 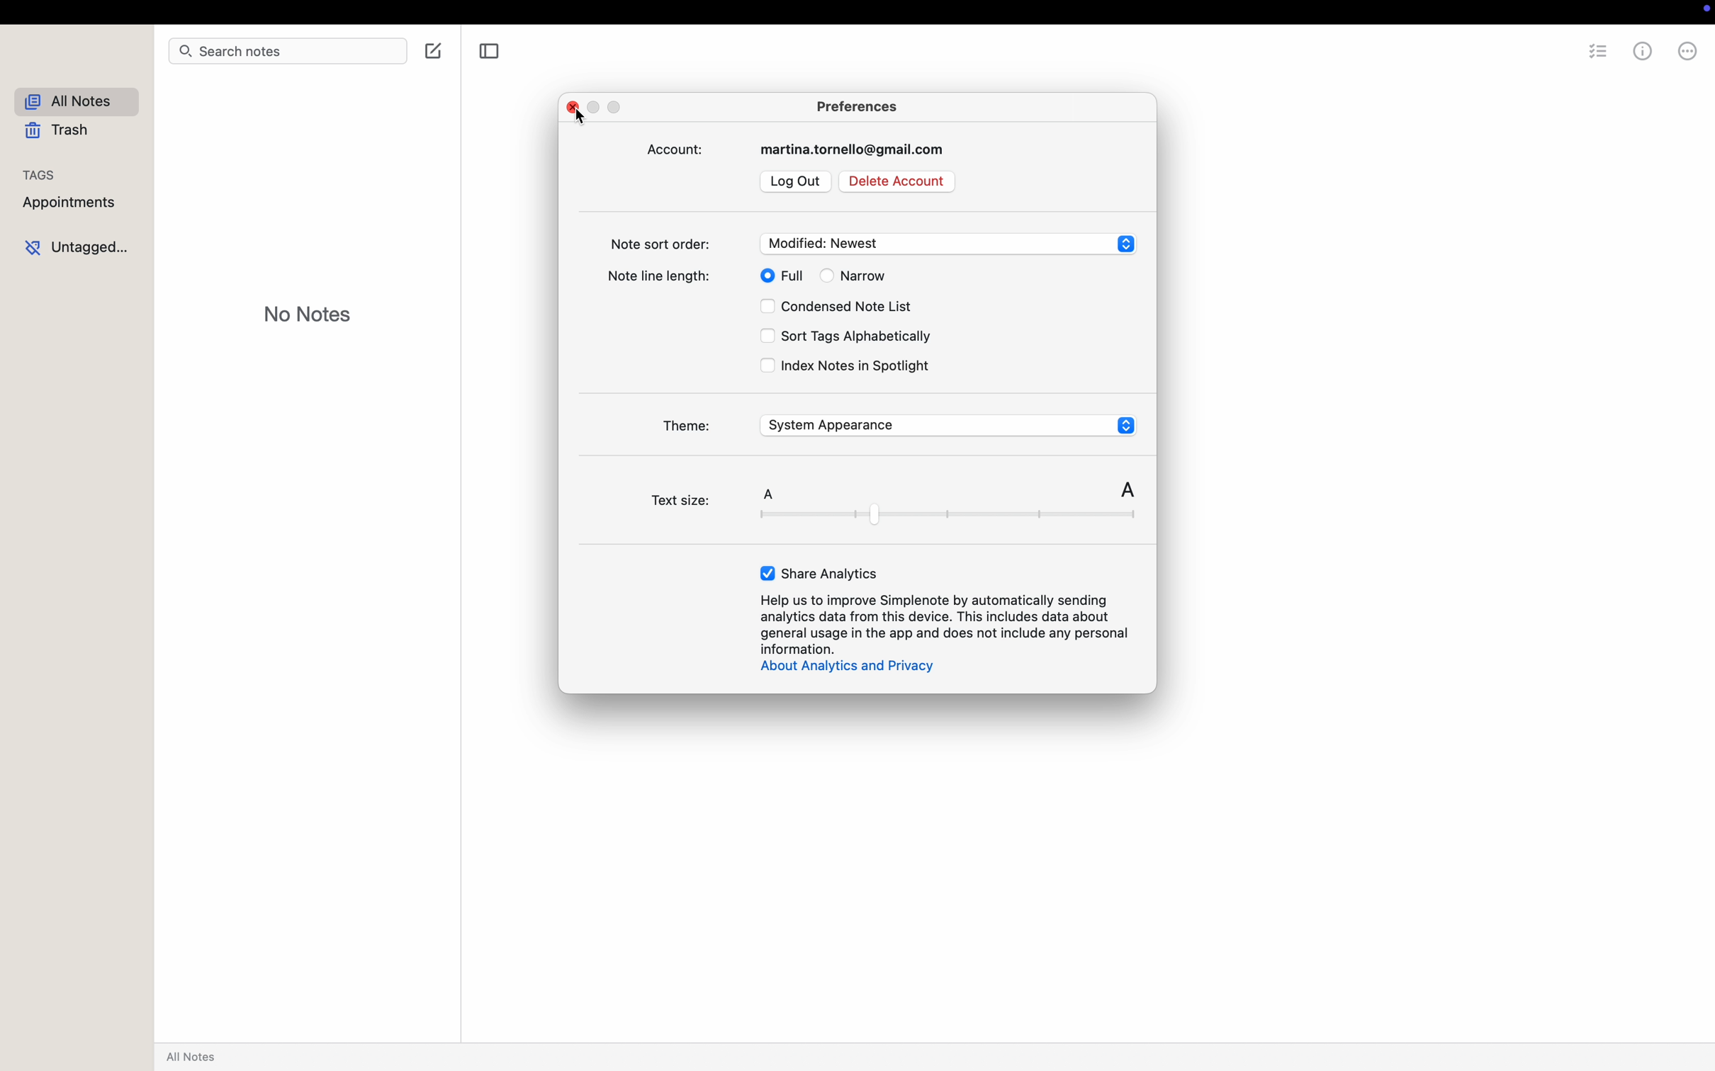 I want to click on cursor, so click(x=584, y=123).